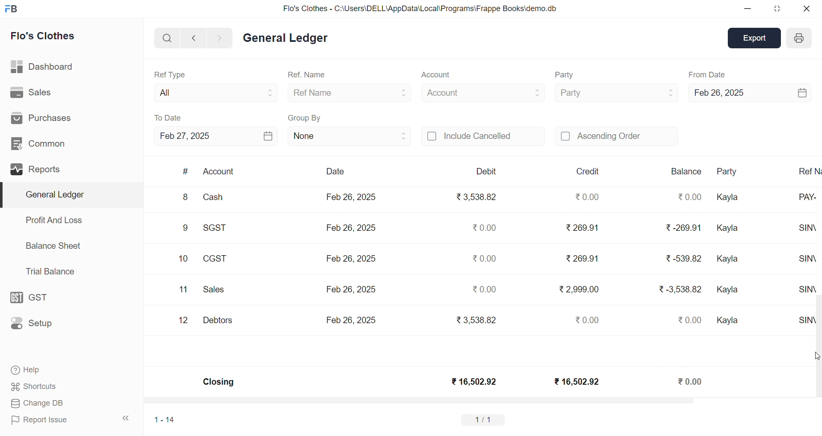 The image size is (822, 436). Describe the element at coordinates (126, 418) in the screenshot. I see `COLLAPSE SIDE BAR` at that location.